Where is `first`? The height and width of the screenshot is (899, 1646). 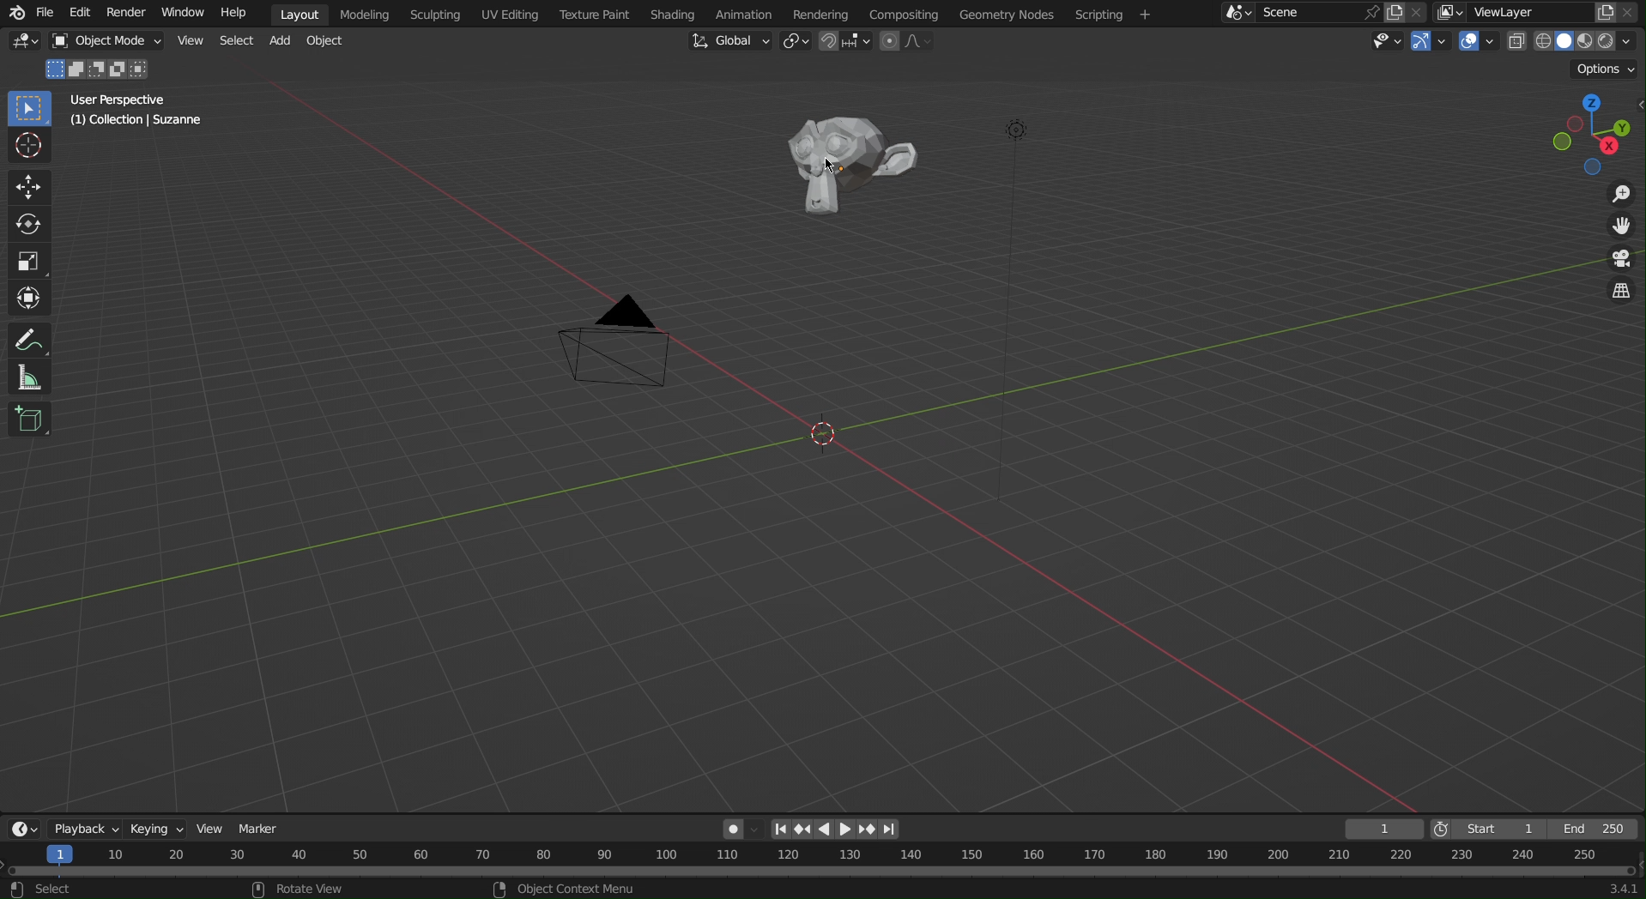
first is located at coordinates (787, 828).